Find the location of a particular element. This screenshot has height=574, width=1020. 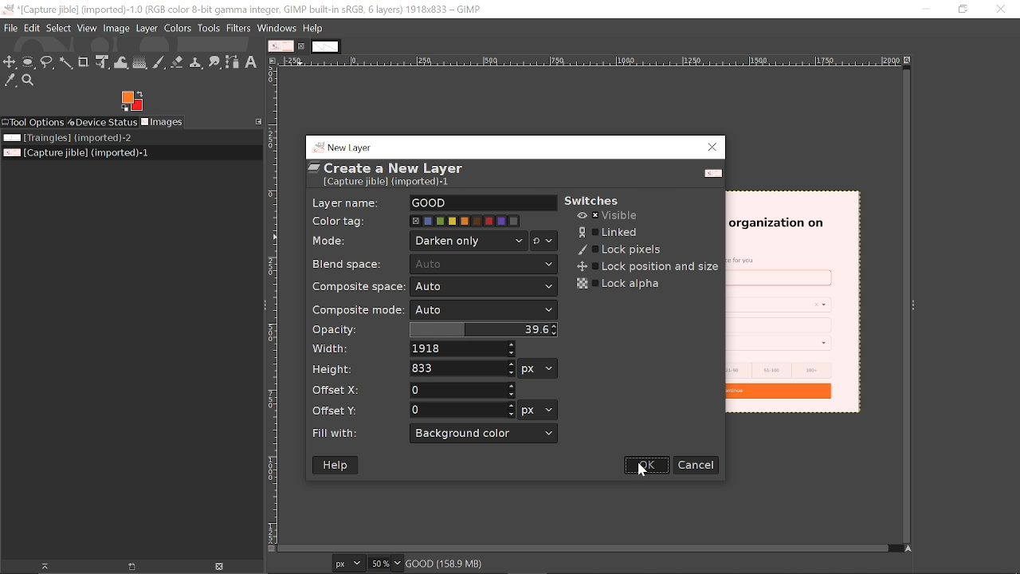

Smudge tool is located at coordinates (215, 62).